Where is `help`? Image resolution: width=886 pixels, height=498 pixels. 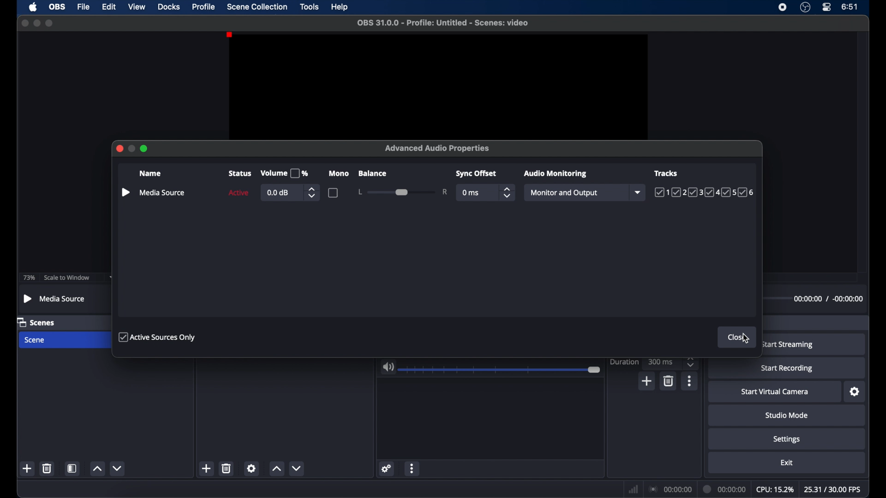
help is located at coordinates (341, 7).